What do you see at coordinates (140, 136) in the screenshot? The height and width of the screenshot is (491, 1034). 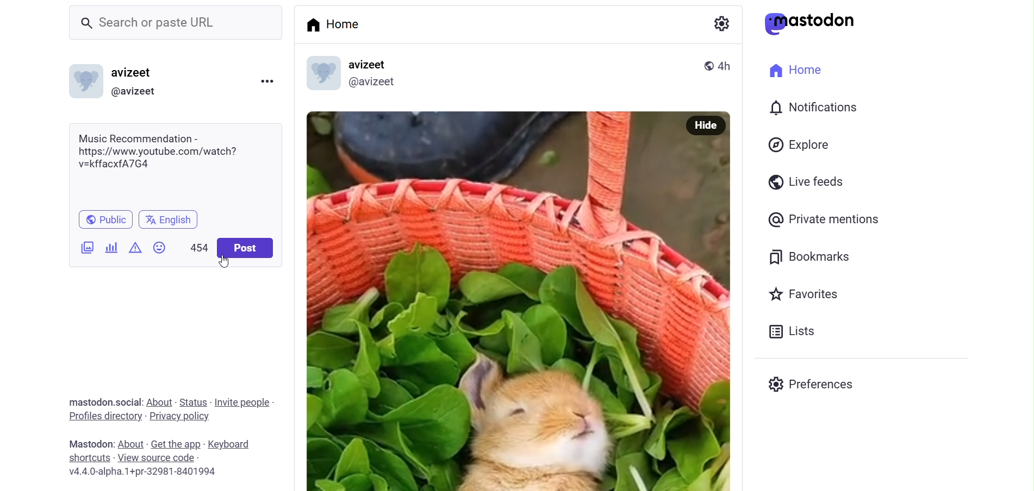 I see `Music Recommendation` at bounding box center [140, 136].